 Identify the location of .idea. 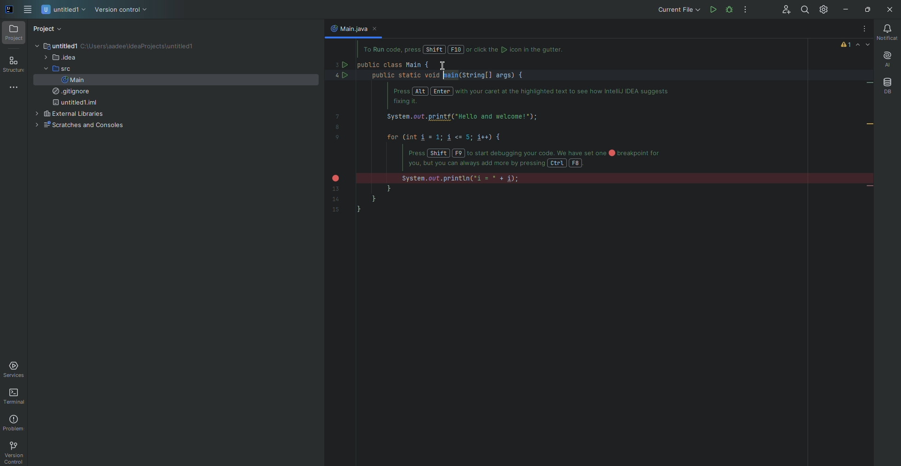
(60, 58).